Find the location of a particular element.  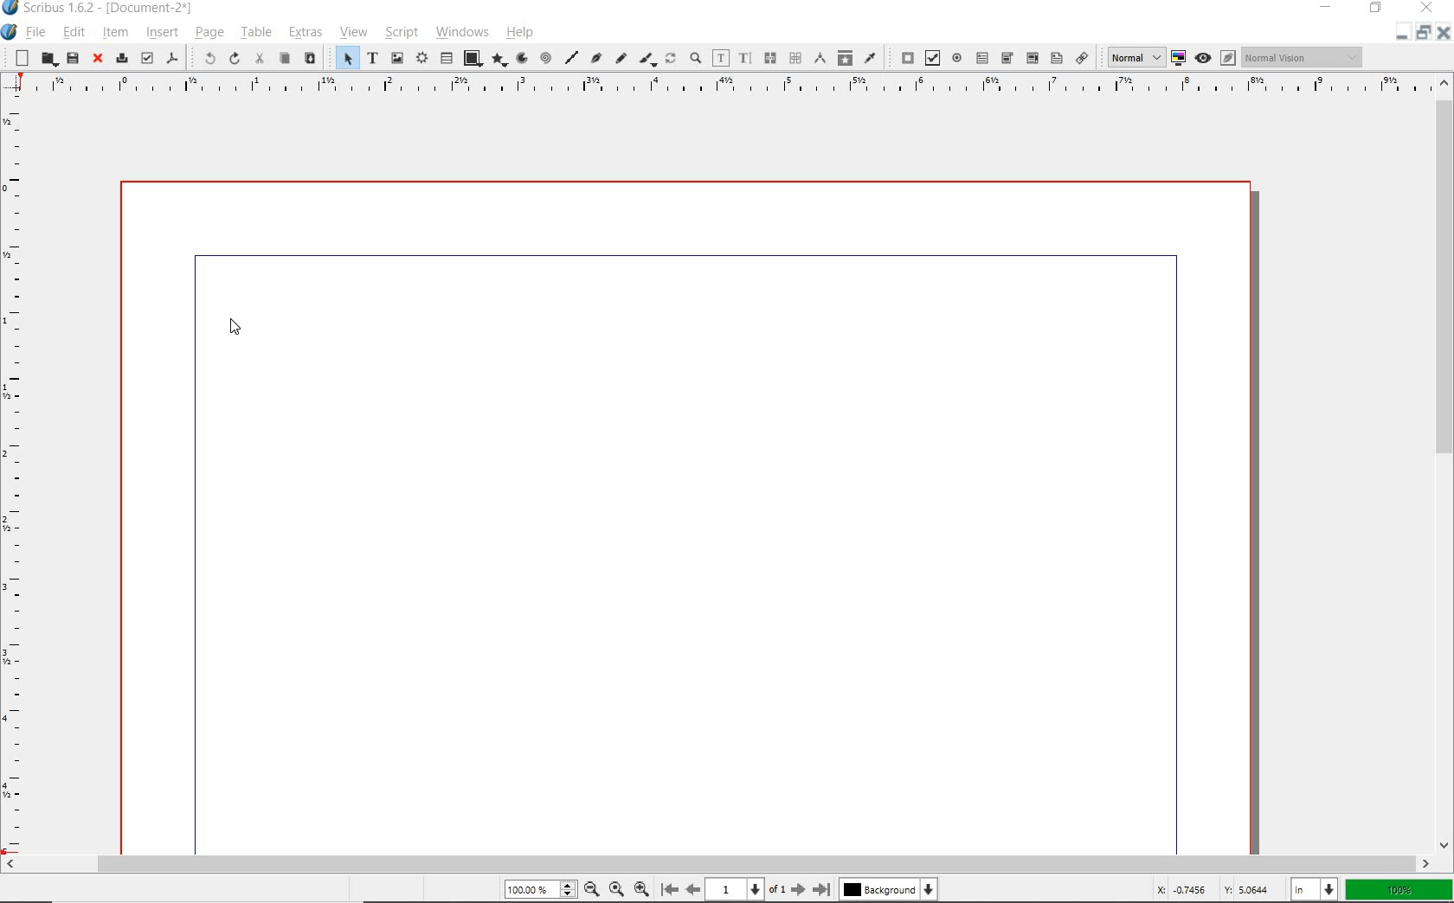

restore is located at coordinates (1424, 36).